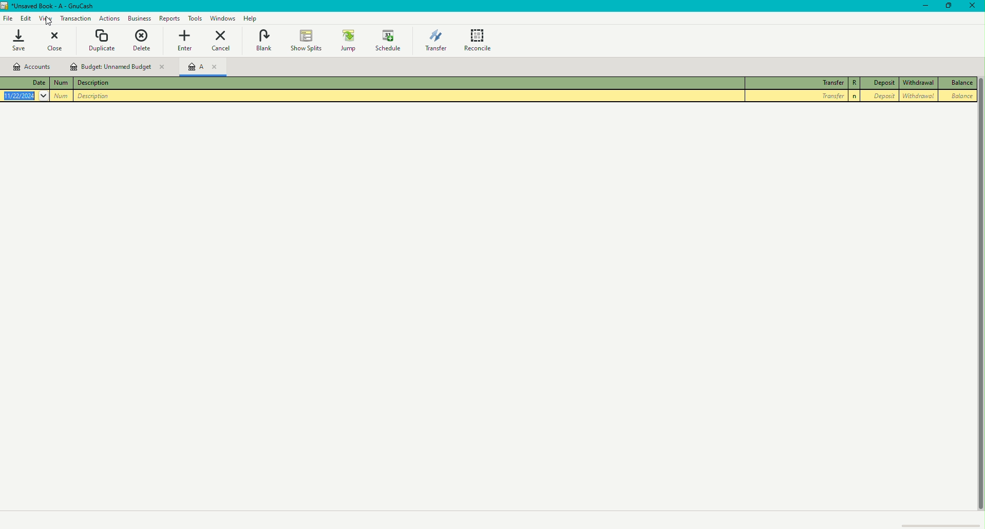 The height and width of the screenshot is (529, 985). Describe the element at coordinates (918, 84) in the screenshot. I see `Withdrawal` at that location.